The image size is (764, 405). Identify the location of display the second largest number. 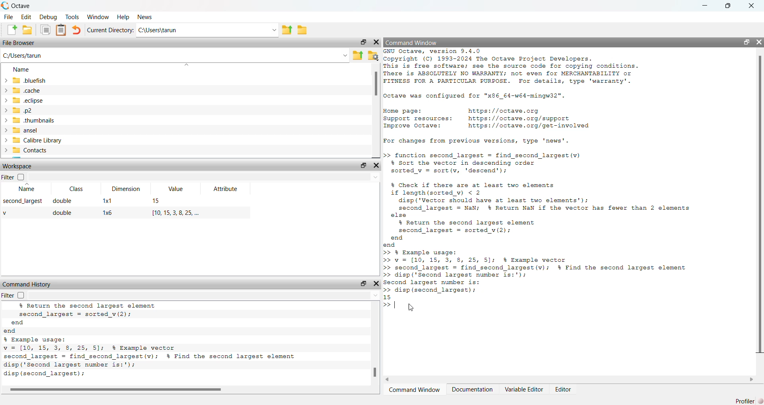
(553, 274).